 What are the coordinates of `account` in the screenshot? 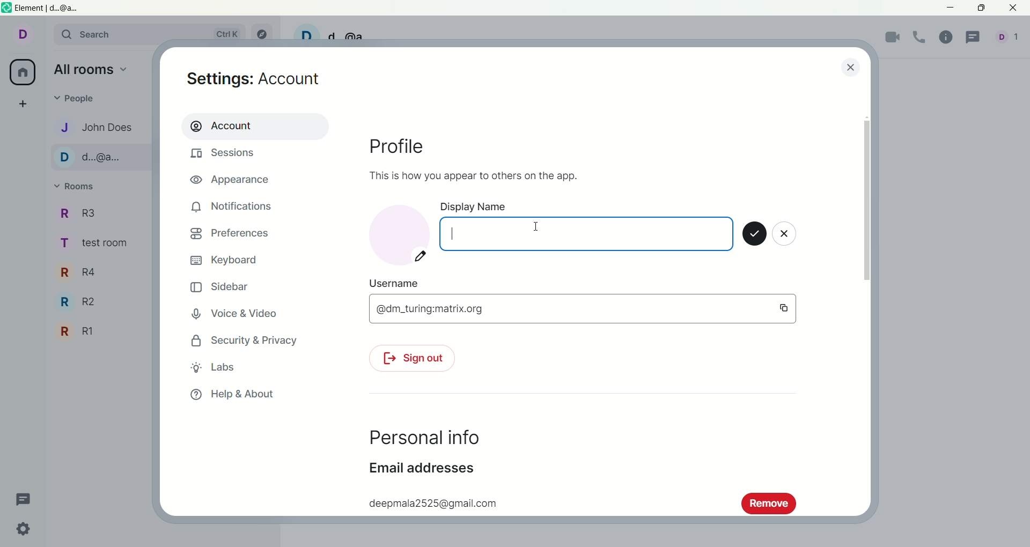 It's located at (254, 125).